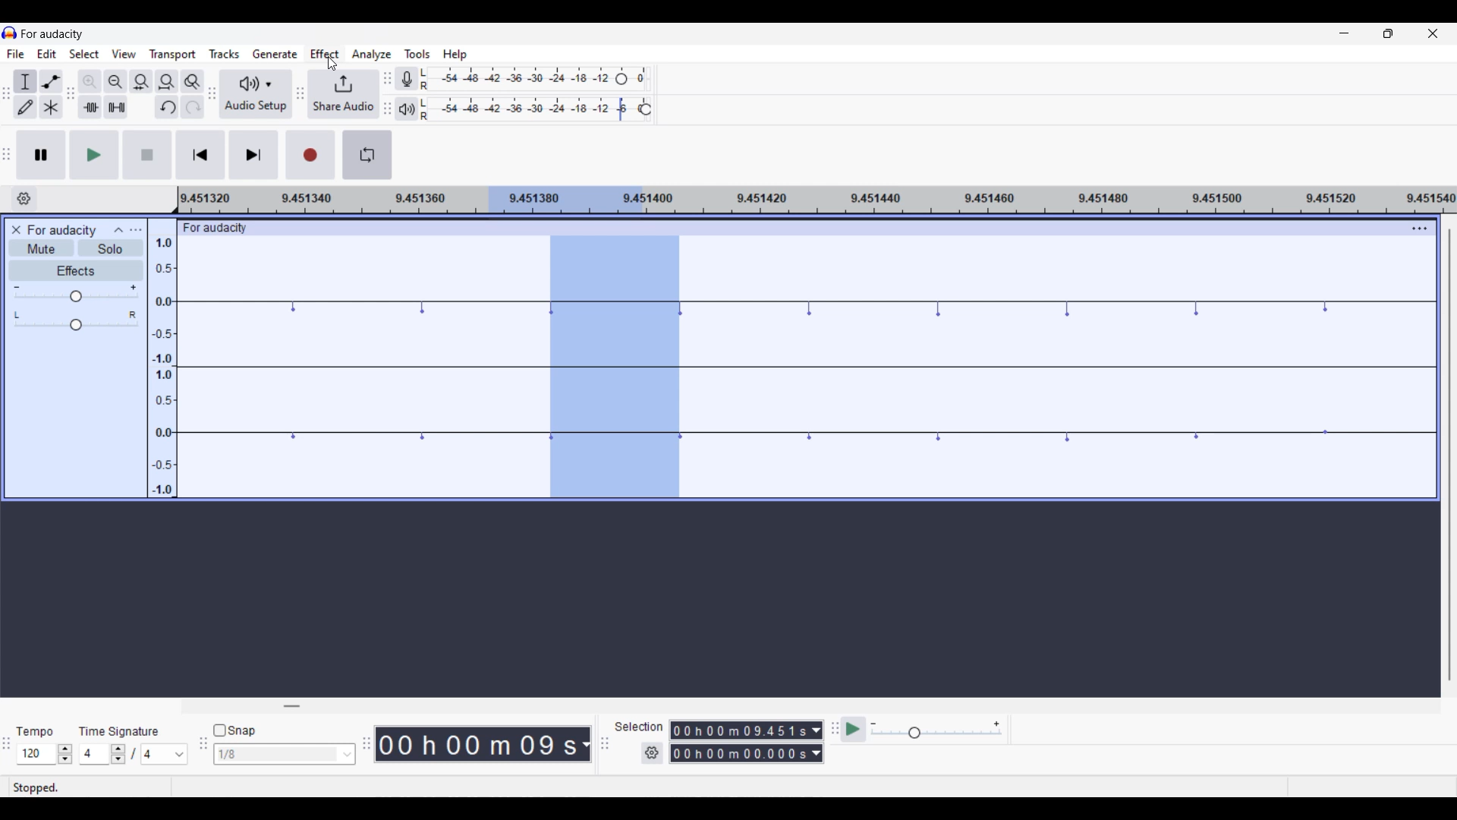  Describe the element at coordinates (253, 155) in the screenshot. I see `Skip/Select to end` at that location.